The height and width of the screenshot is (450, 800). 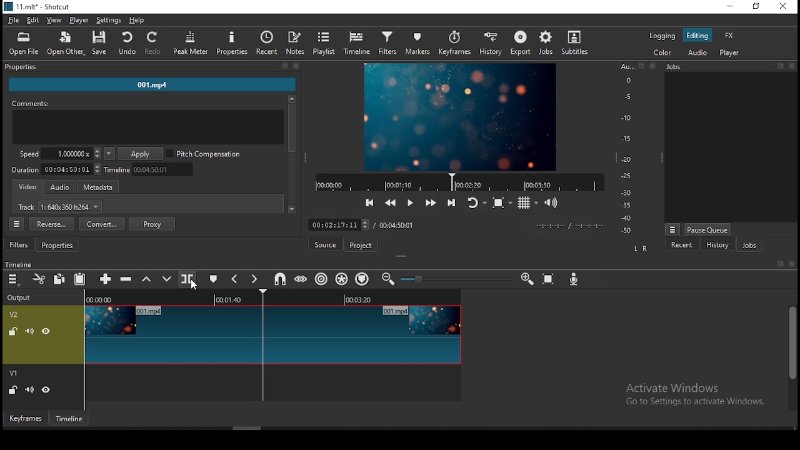 I want to click on filters, so click(x=20, y=245).